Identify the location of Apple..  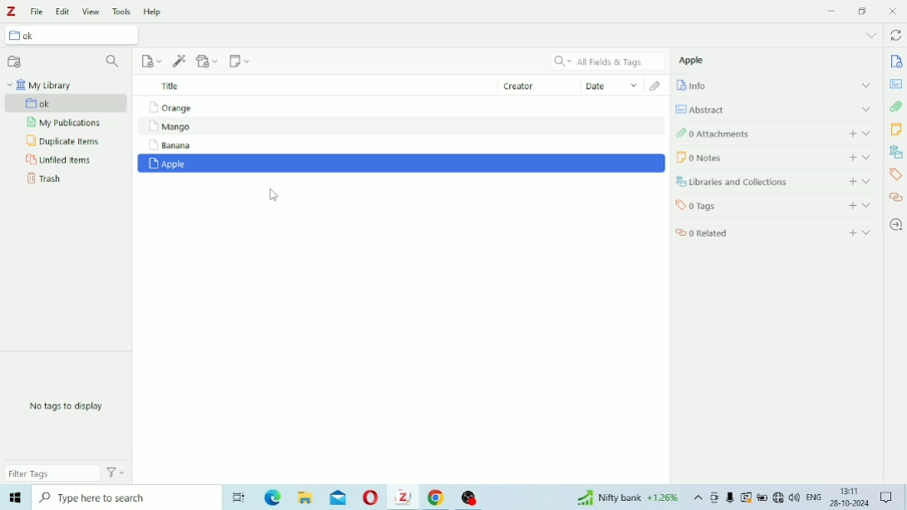
(697, 62).